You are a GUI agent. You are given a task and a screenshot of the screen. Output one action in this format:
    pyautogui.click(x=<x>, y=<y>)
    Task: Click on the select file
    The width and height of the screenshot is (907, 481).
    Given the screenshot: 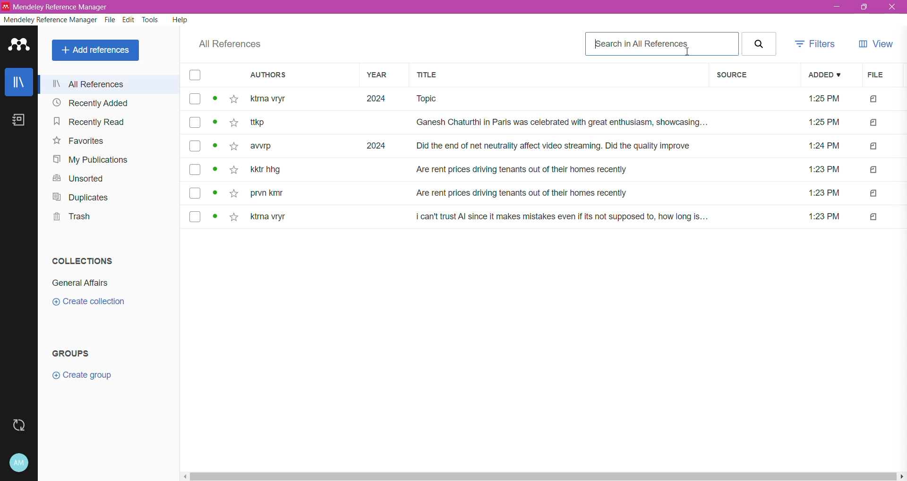 What is the action you would take?
    pyautogui.click(x=195, y=145)
    